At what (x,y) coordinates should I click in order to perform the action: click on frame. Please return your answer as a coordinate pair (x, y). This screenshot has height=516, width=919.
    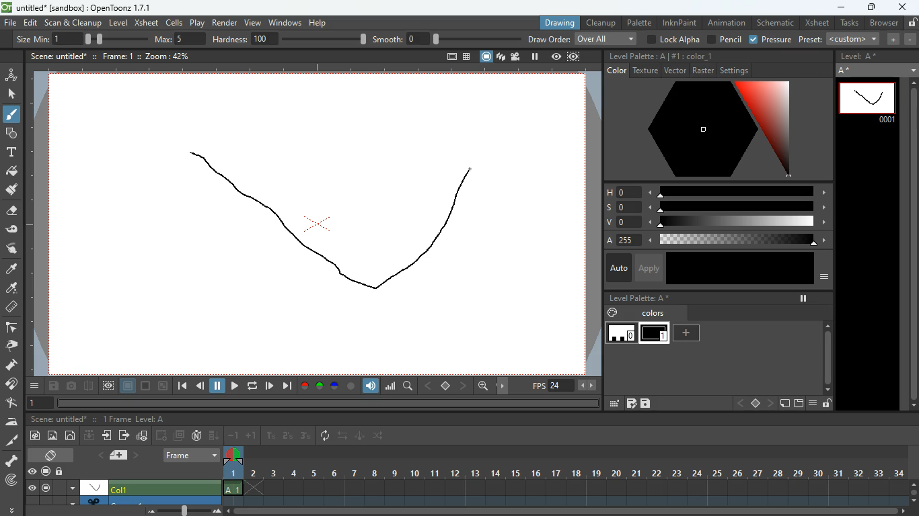
    Looking at the image, I should click on (108, 386).